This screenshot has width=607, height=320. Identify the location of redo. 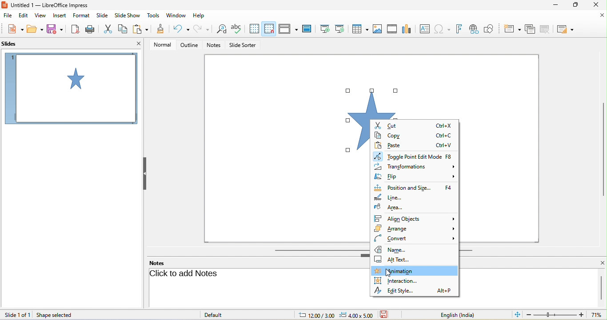
(200, 29).